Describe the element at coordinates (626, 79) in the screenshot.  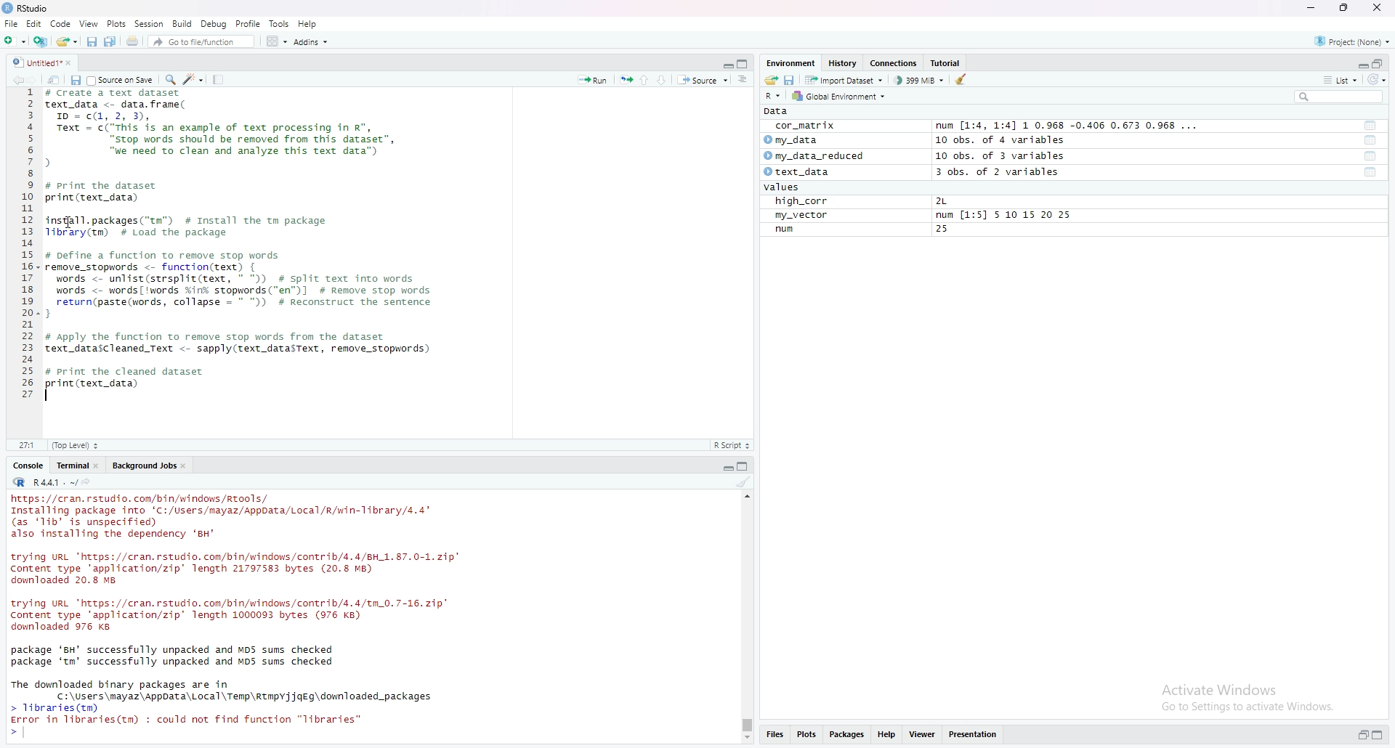
I see `rerun the previous code region` at that location.